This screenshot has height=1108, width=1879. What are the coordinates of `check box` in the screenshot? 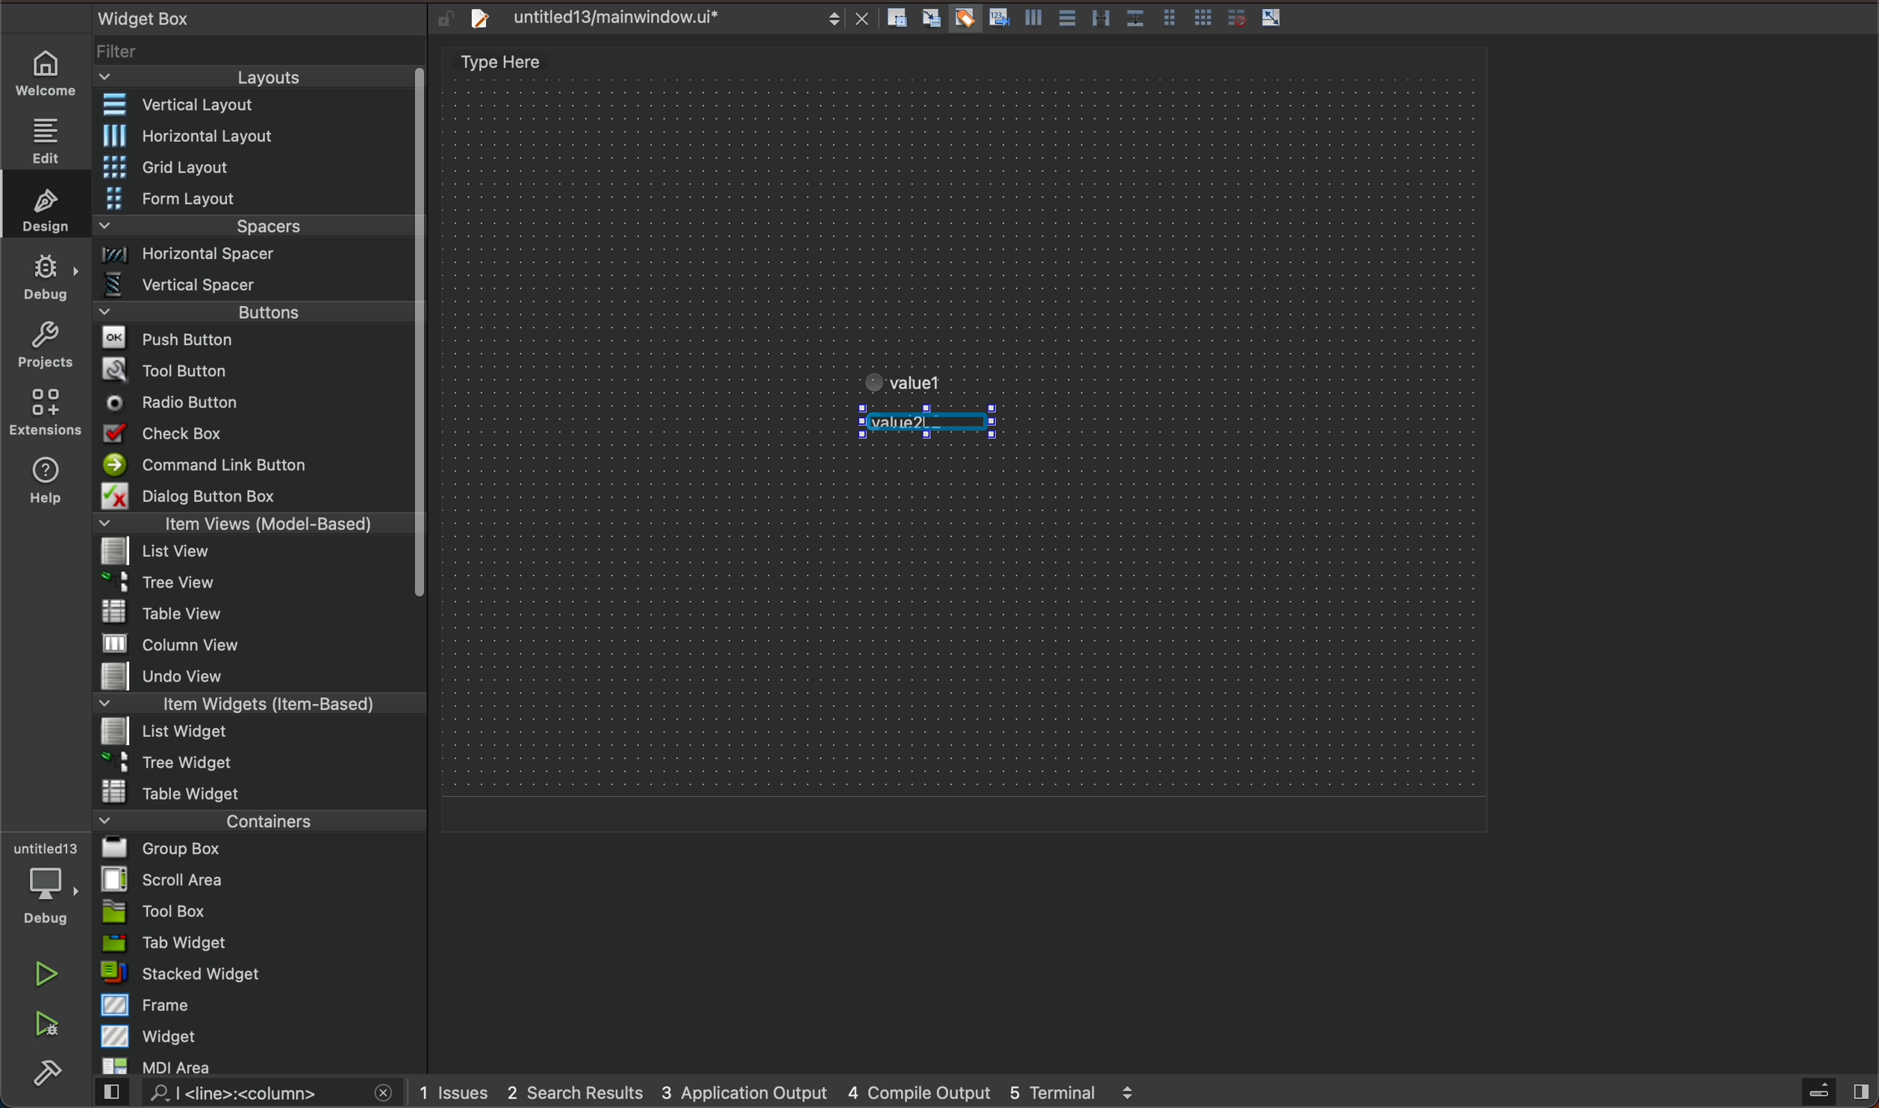 It's located at (254, 436).